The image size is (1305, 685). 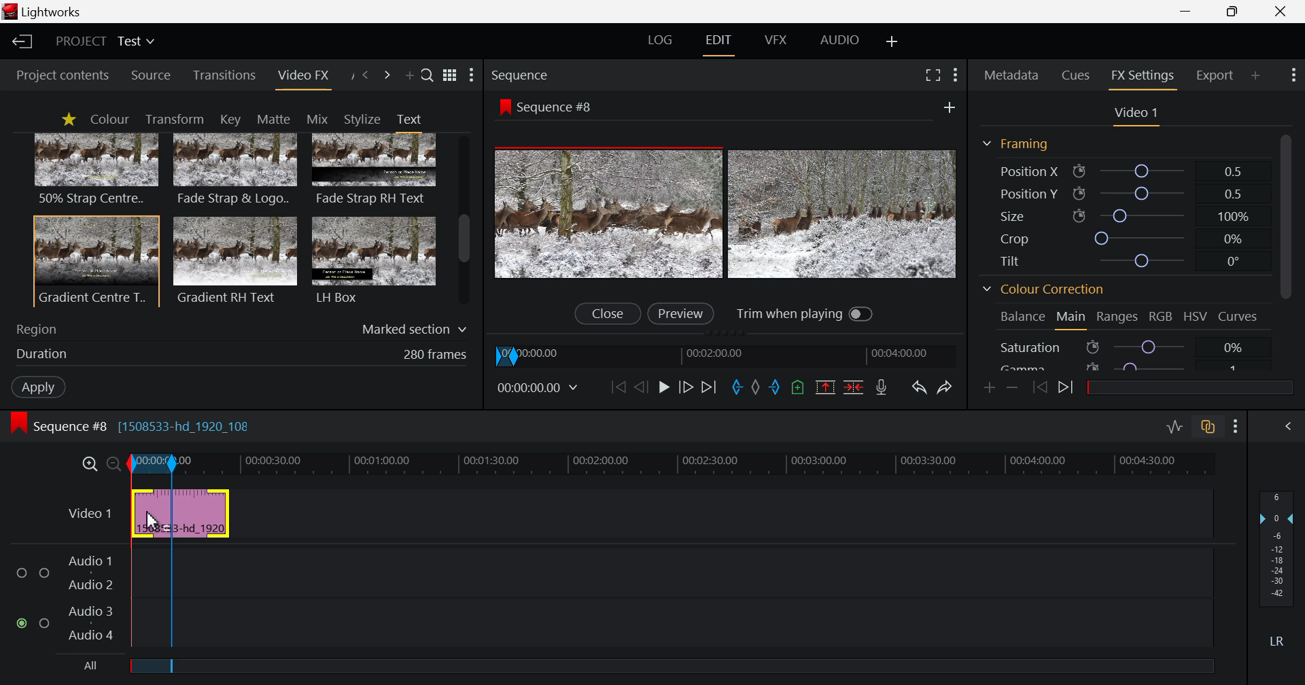 What do you see at coordinates (710, 387) in the screenshot?
I see `To End` at bounding box center [710, 387].